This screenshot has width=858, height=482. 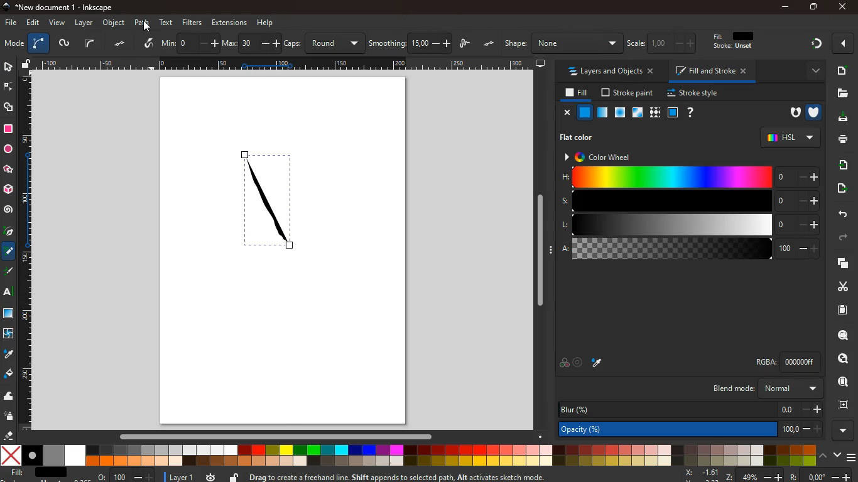 I want to click on imaage, so click(x=9, y=314).